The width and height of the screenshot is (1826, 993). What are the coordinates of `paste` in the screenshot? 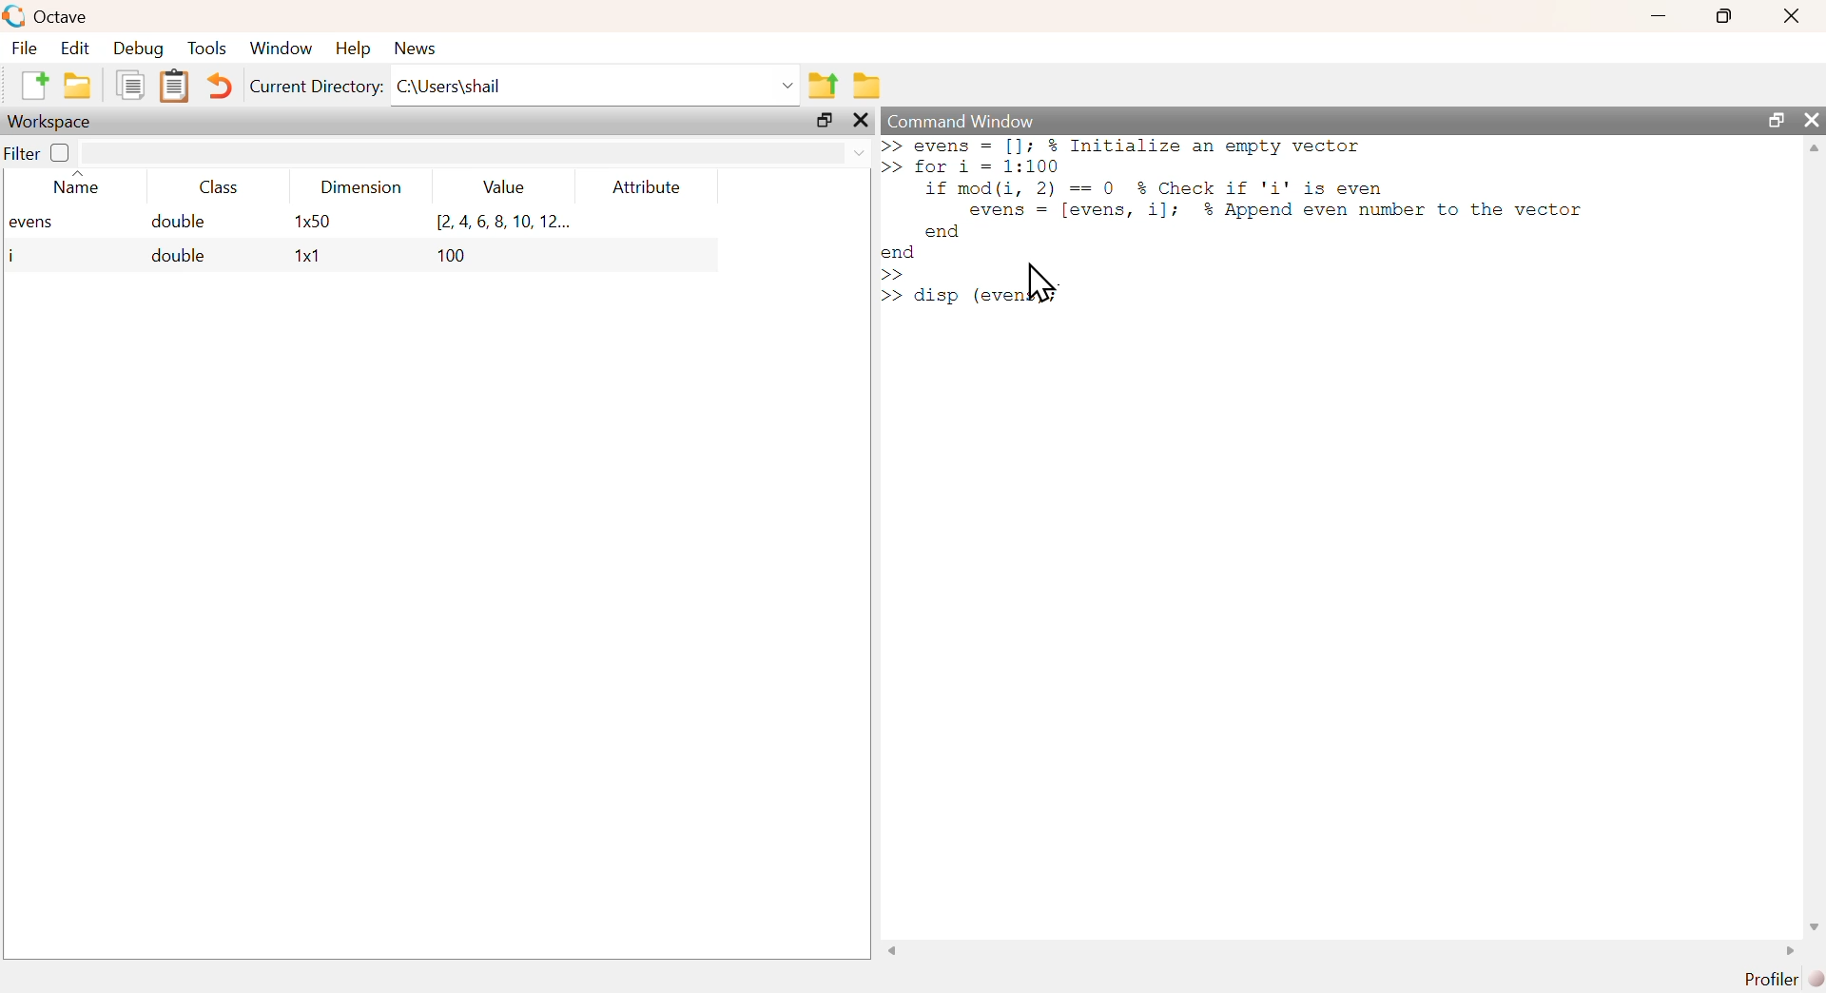 It's located at (174, 87).